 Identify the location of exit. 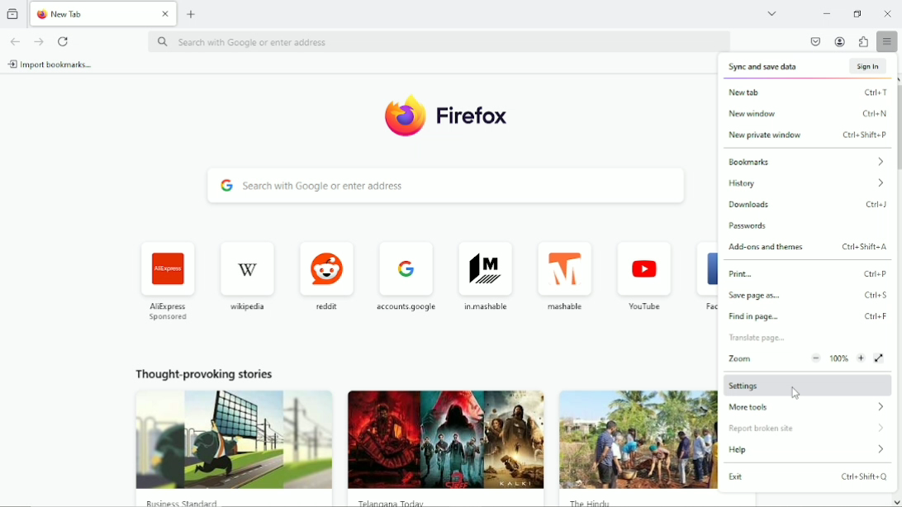
(808, 477).